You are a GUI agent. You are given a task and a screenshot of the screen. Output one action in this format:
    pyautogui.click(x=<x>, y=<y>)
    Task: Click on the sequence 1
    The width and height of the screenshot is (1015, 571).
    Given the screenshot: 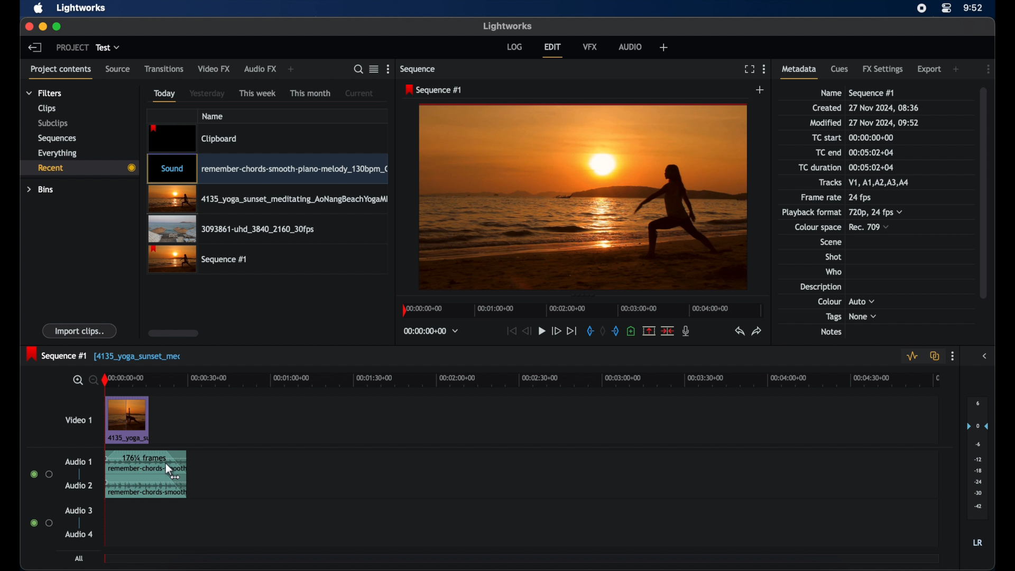 What is the action you would take?
    pyautogui.click(x=433, y=90)
    